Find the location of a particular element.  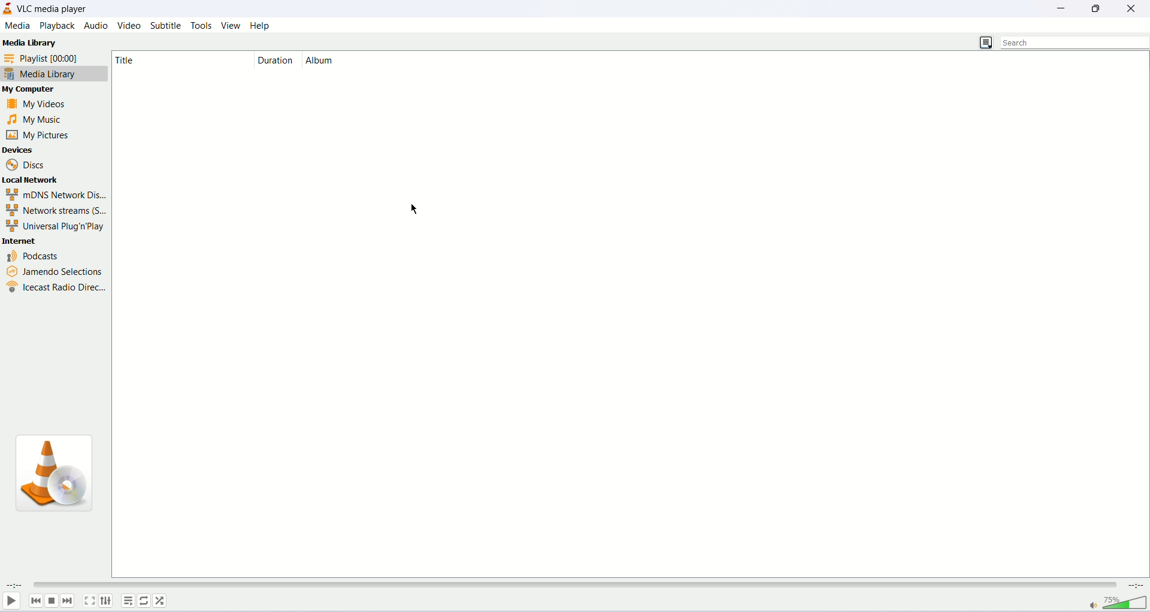

stop is located at coordinates (53, 602).